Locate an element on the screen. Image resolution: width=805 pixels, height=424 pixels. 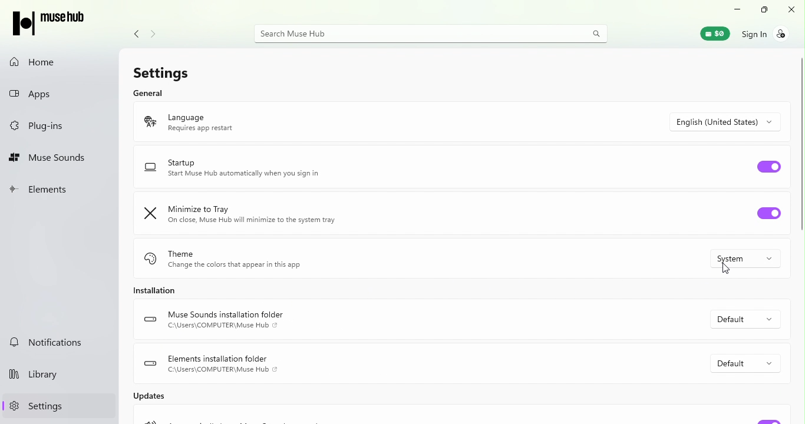
Settings  is located at coordinates (157, 69).